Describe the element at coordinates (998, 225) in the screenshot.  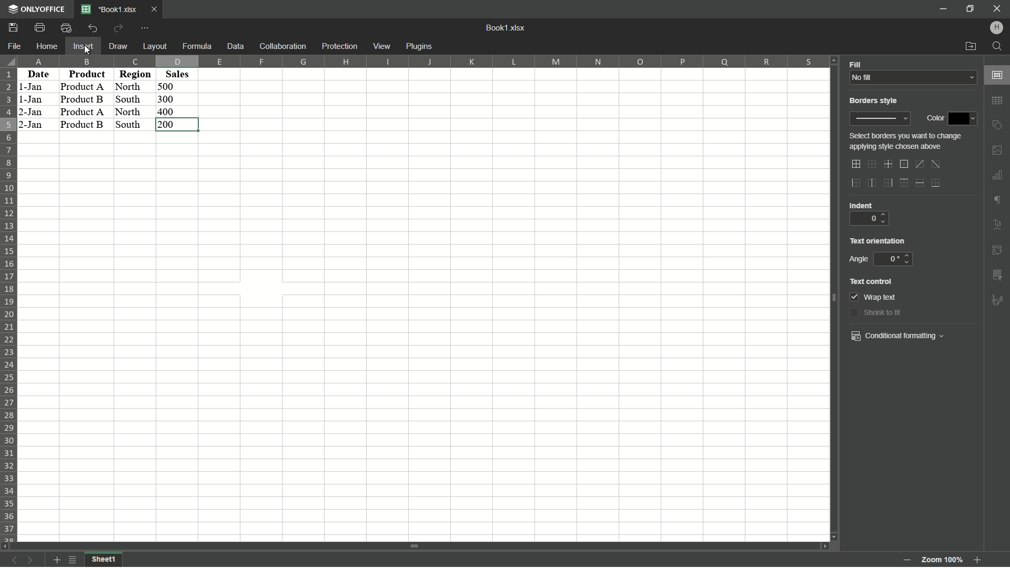
I see `text art` at that location.